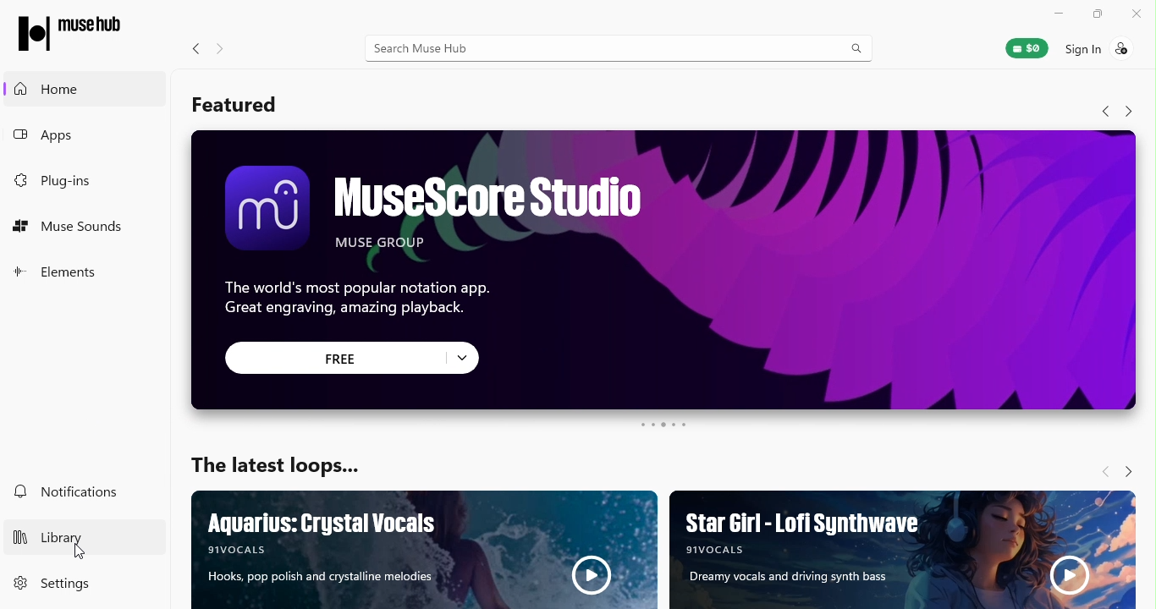 This screenshot has height=609, width=1156. I want to click on Navigate back, so click(1108, 472).